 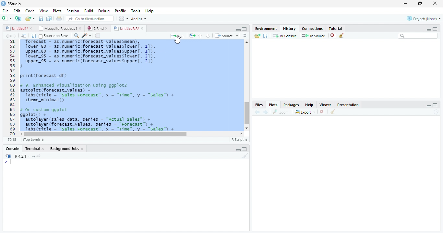 What do you see at coordinates (123, 18) in the screenshot?
I see `Workplace panes` at bounding box center [123, 18].